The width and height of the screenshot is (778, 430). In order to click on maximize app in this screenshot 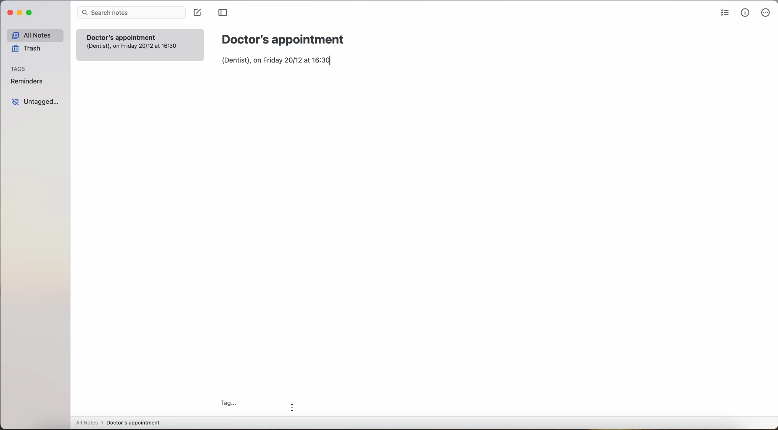, I will do `click(31, 13)`.